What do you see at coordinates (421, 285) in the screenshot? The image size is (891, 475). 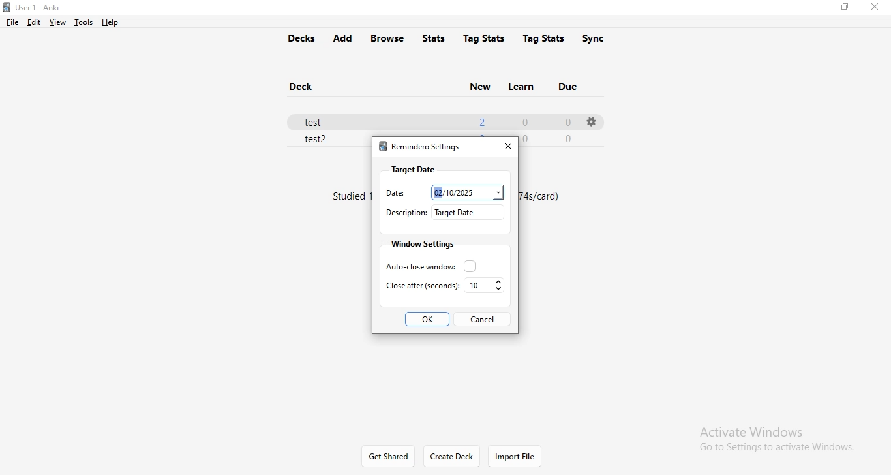 I see `close after seconds` at bounding box center [421, 285].